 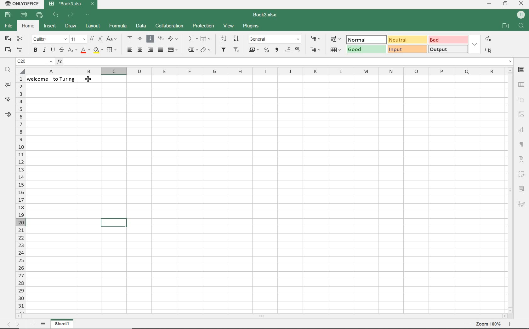 I want to click on scrollbar, so click(x=510, y=190).